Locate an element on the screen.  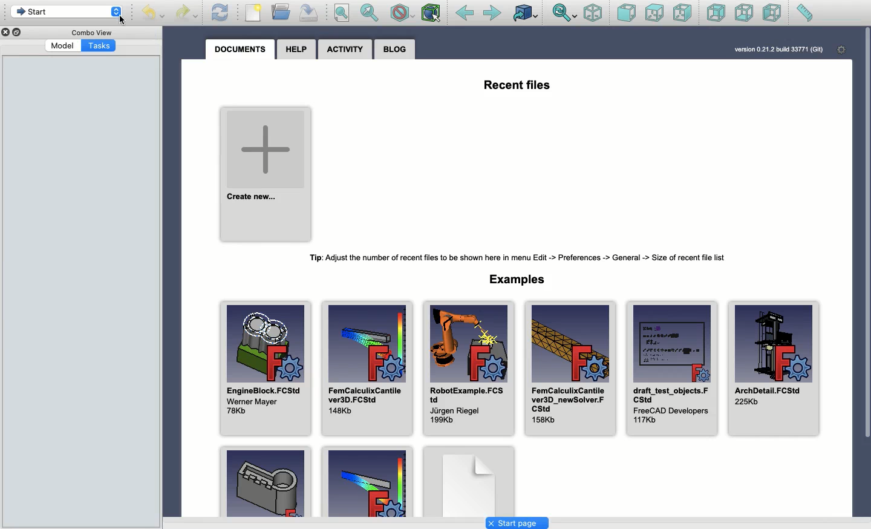
Model is located at coordinates (62, 46).